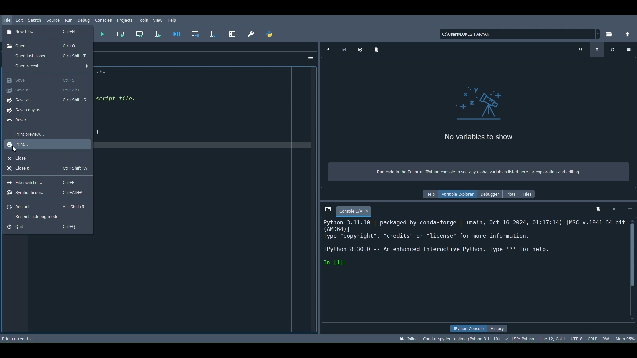  I want to click on Filter variables, so click(598, 51).